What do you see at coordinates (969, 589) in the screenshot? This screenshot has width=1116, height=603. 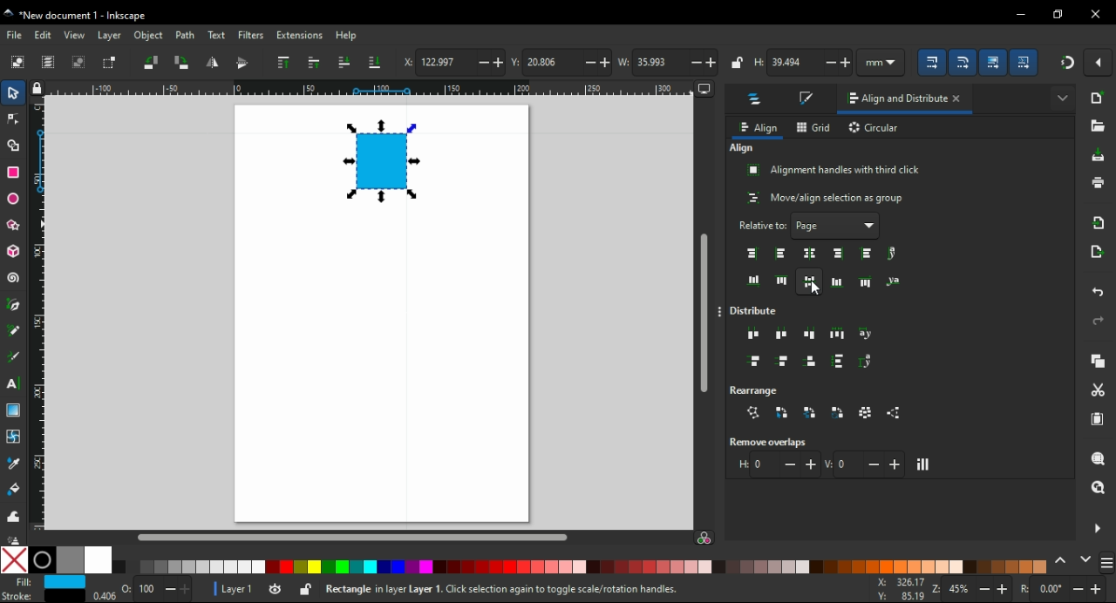 I see `zoom in/zoom out` at bounding box center [969, 589].